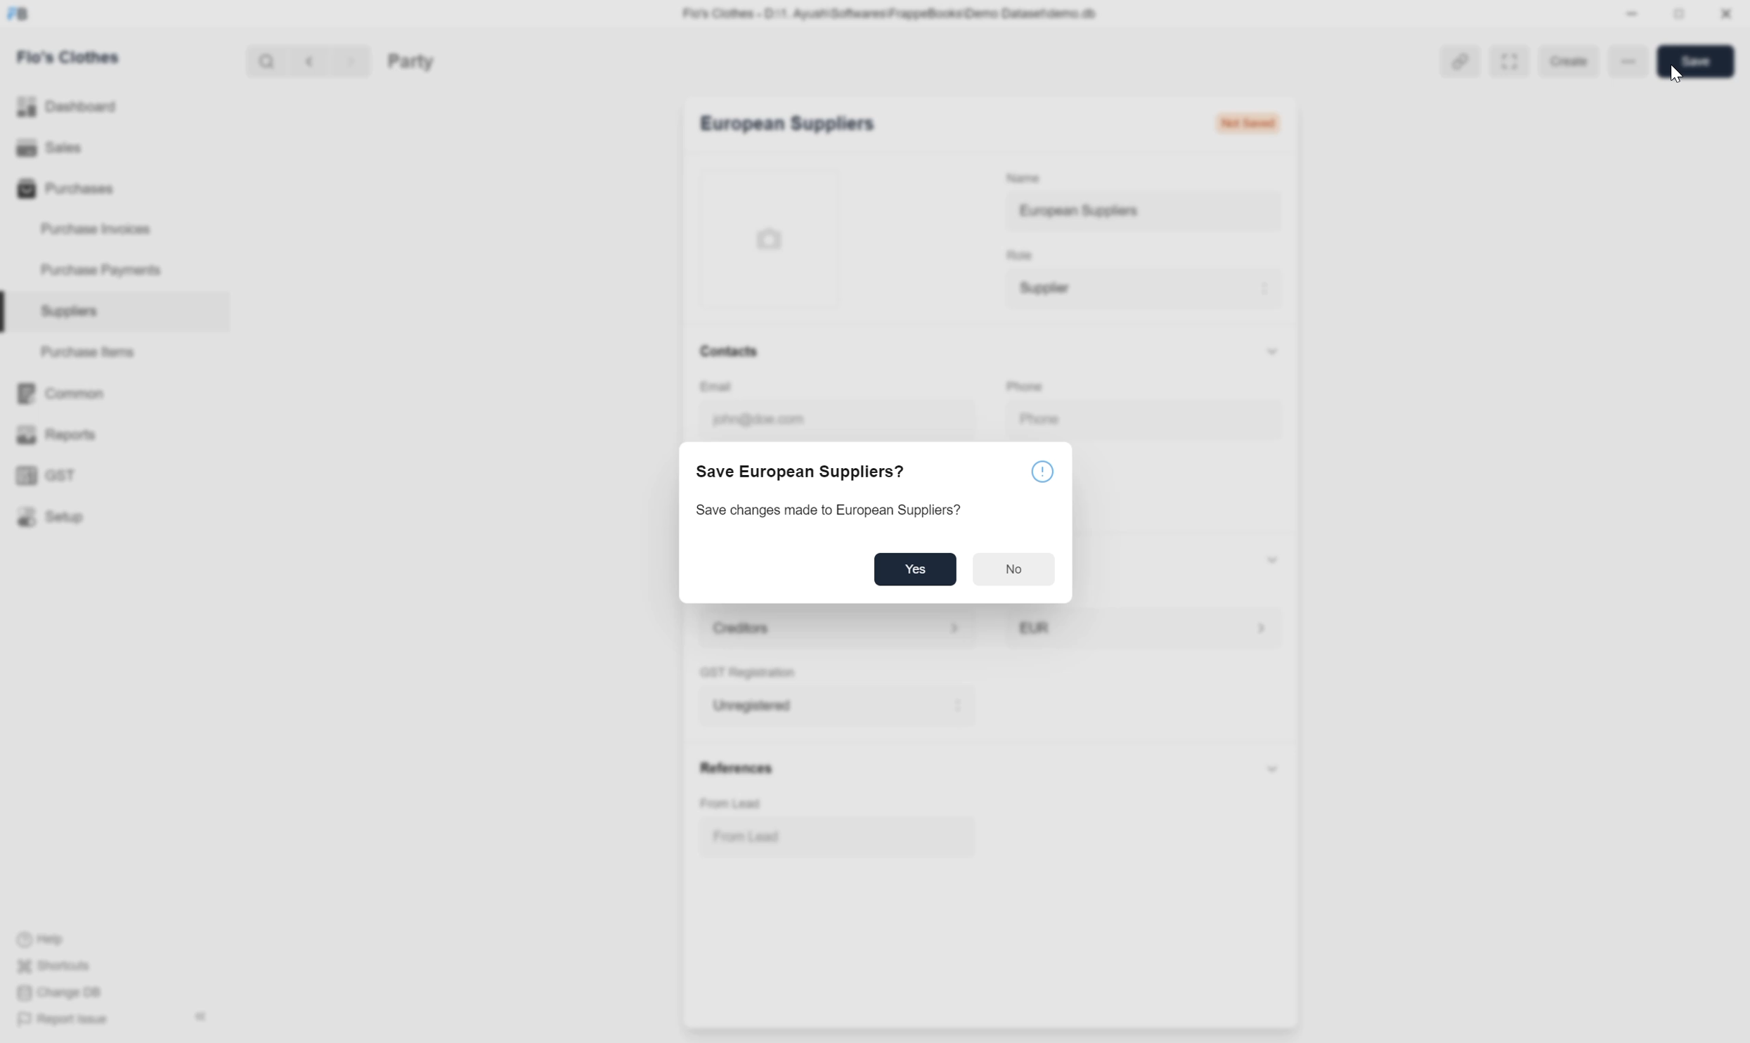 This screenshot has width=1750, height=1043. I want to click on European Suppliers, so click(1068, 210).